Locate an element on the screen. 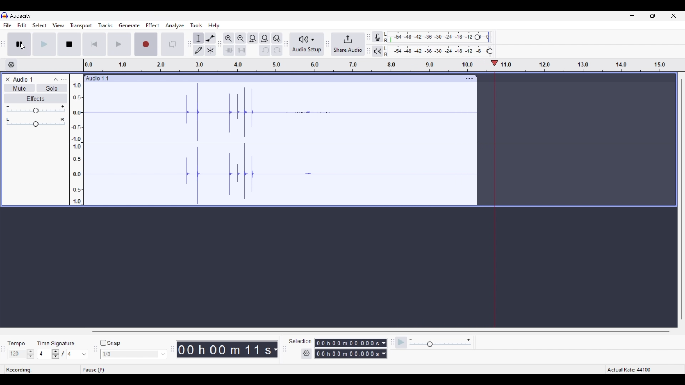 This screenshot has height=385, width=685. Time Signature is located at coordinates (59, 342).